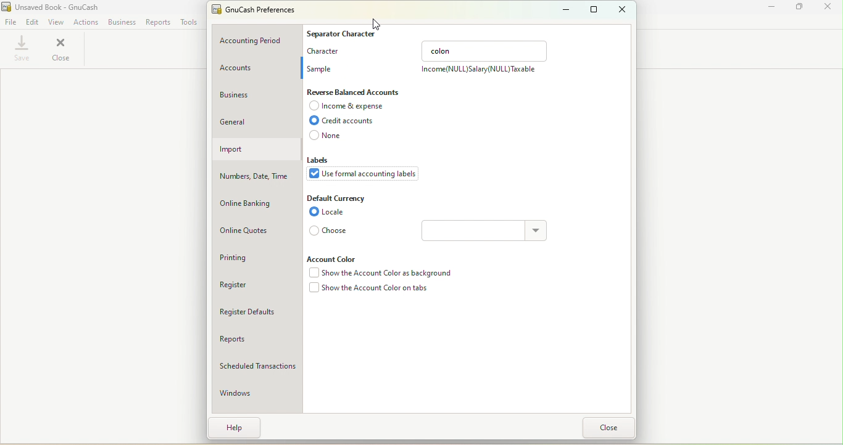 The height and width of the screenshot is (445, 843). I want to click on Numbers, so click(257, 176).